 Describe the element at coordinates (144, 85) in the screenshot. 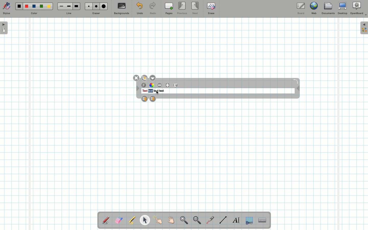

I see `Font` at that location.